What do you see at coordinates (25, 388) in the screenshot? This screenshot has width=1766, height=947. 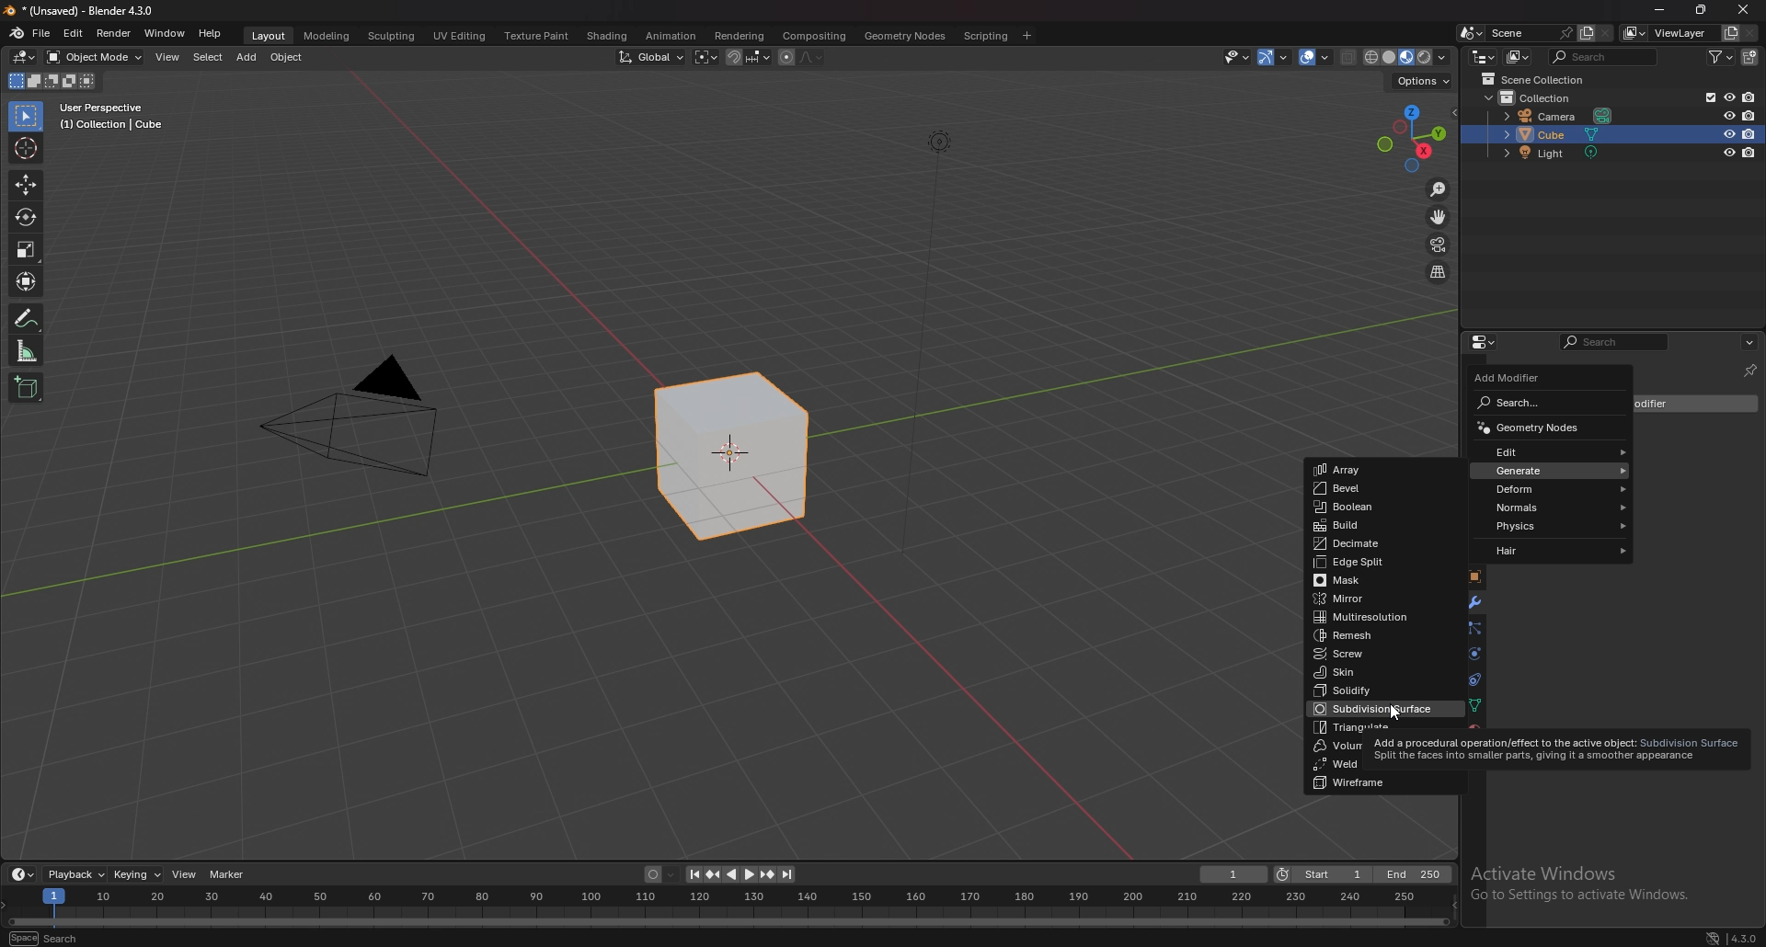 I see `add cube` at bounding box center [25, 388].